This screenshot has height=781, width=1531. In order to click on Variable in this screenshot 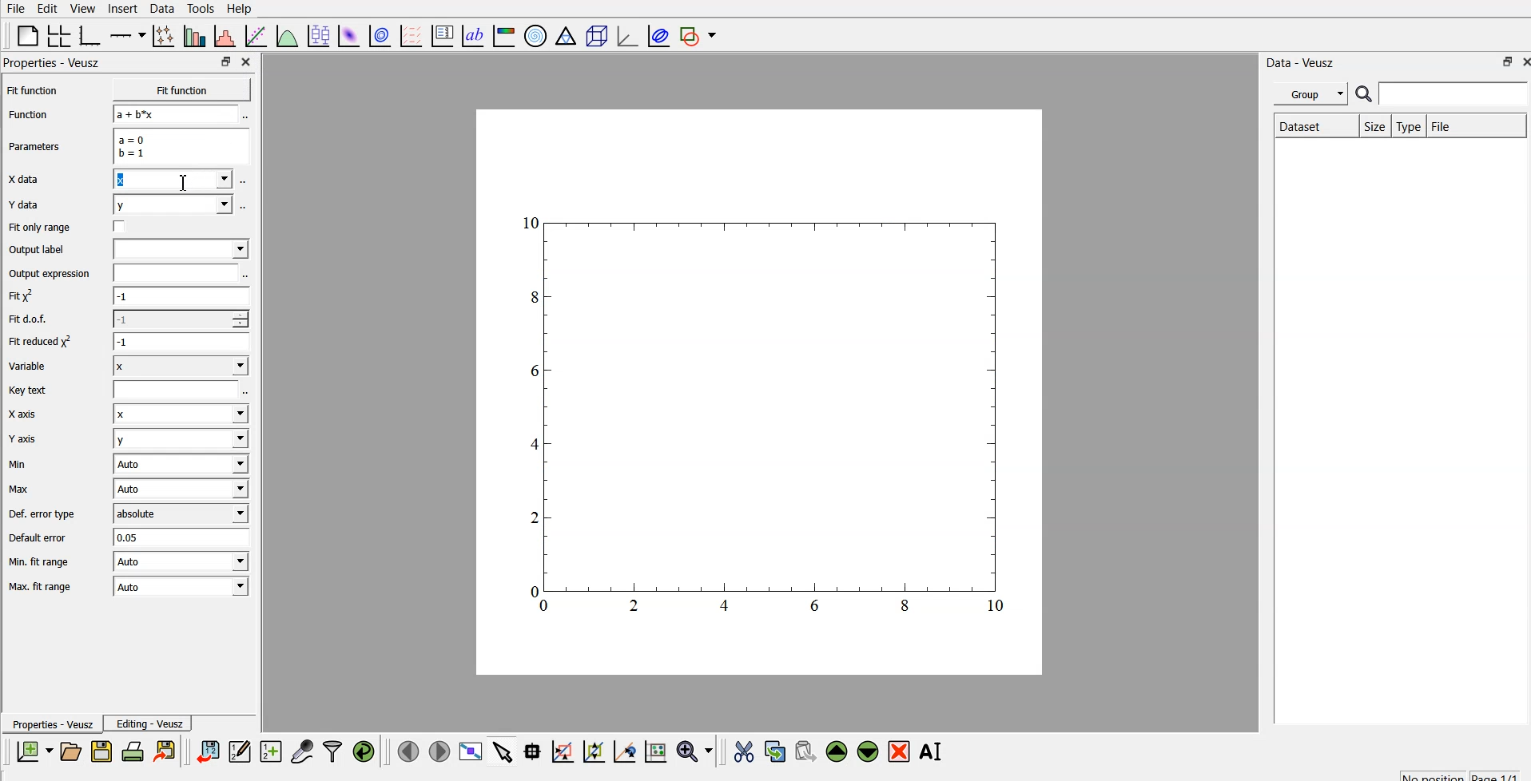, I will do `click(40, 366)`.